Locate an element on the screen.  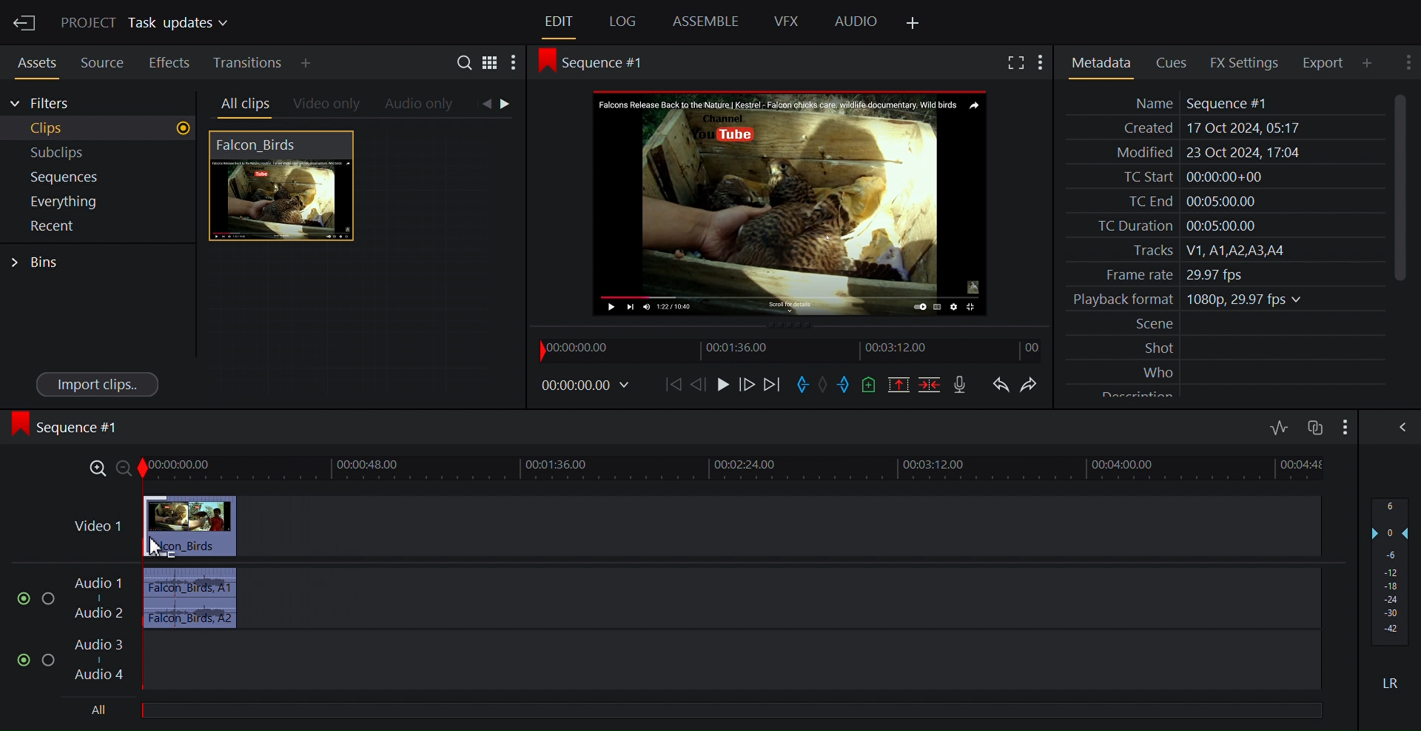
Timecodes and reels is located at coordinates (588, 385).